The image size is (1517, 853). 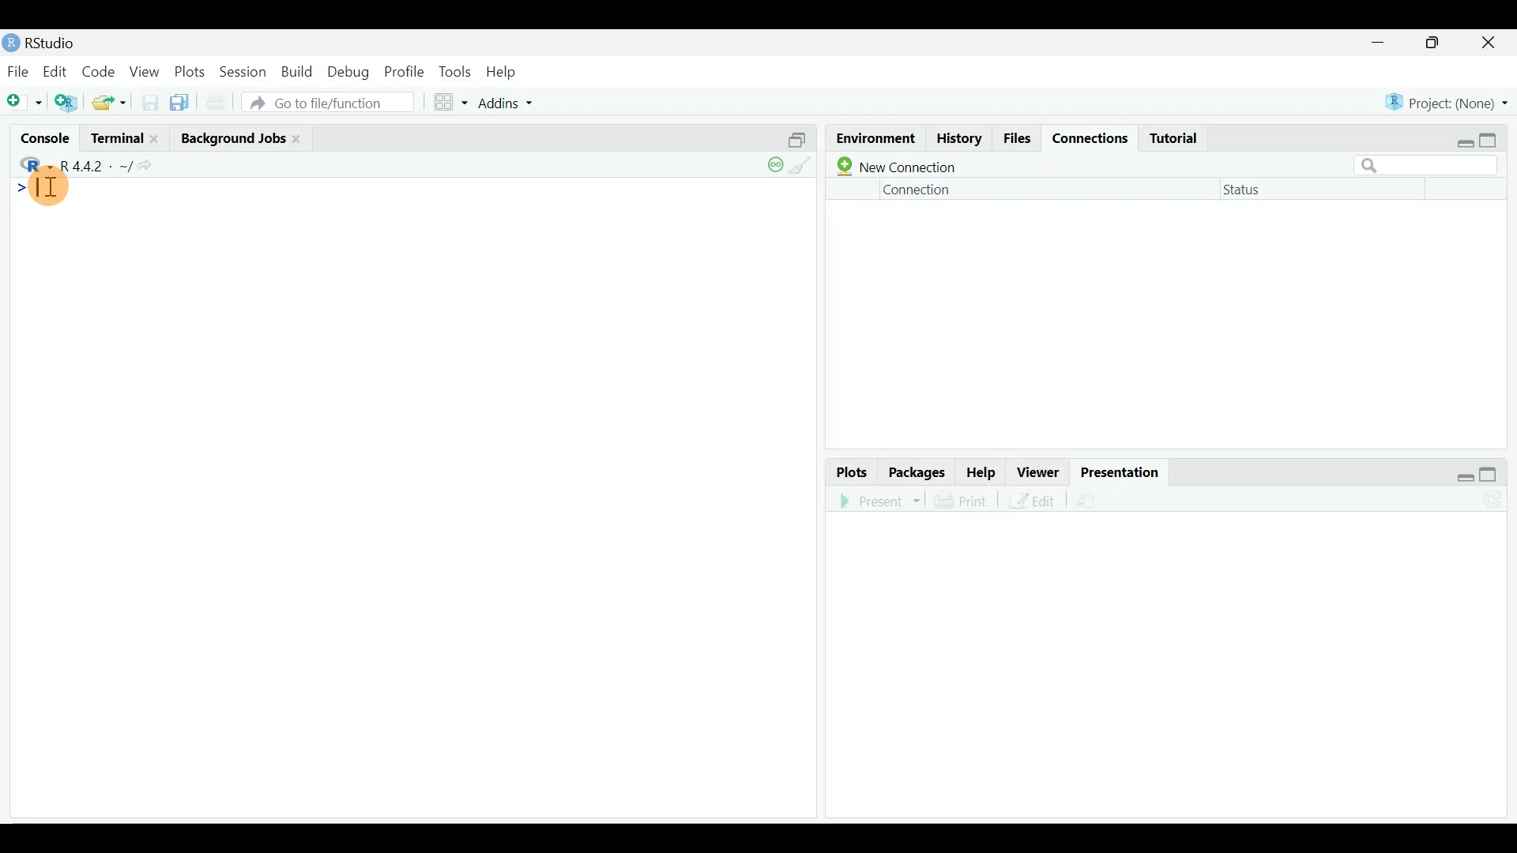 I want to click on Line cursor, so click(x=16, y=188).